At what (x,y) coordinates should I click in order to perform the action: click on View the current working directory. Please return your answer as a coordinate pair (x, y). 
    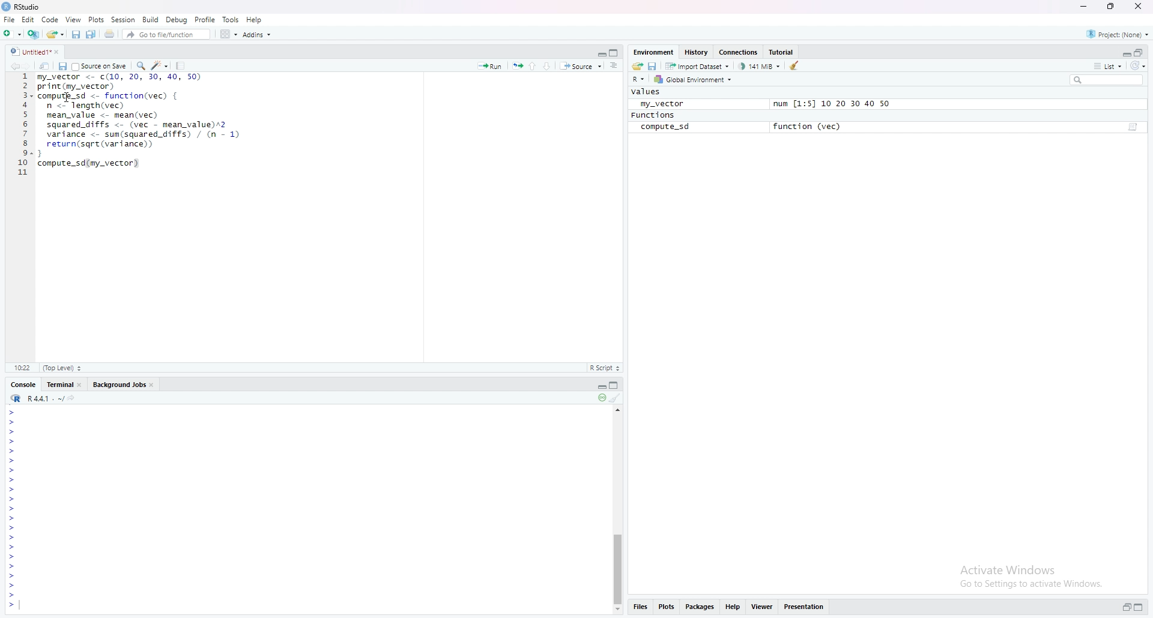
    Looking at the image, I should click on (74, 397).